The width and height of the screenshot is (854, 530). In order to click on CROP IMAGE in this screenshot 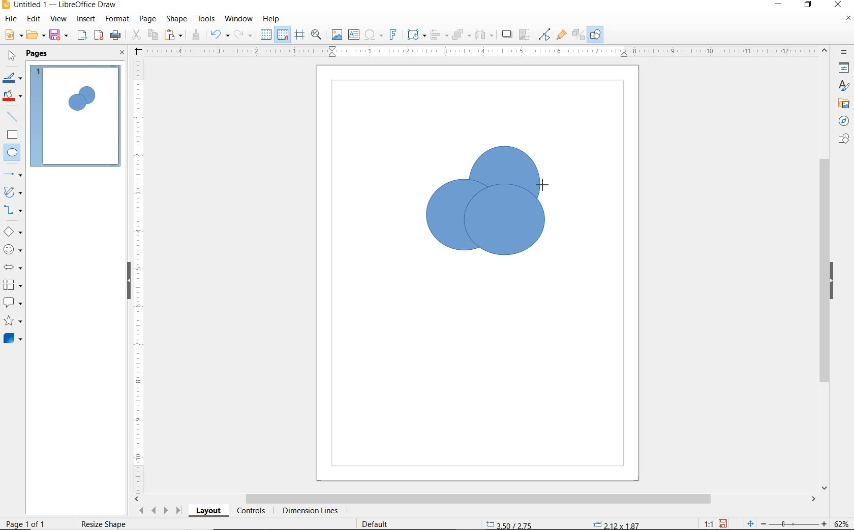, I will do `click(524, 35)`.